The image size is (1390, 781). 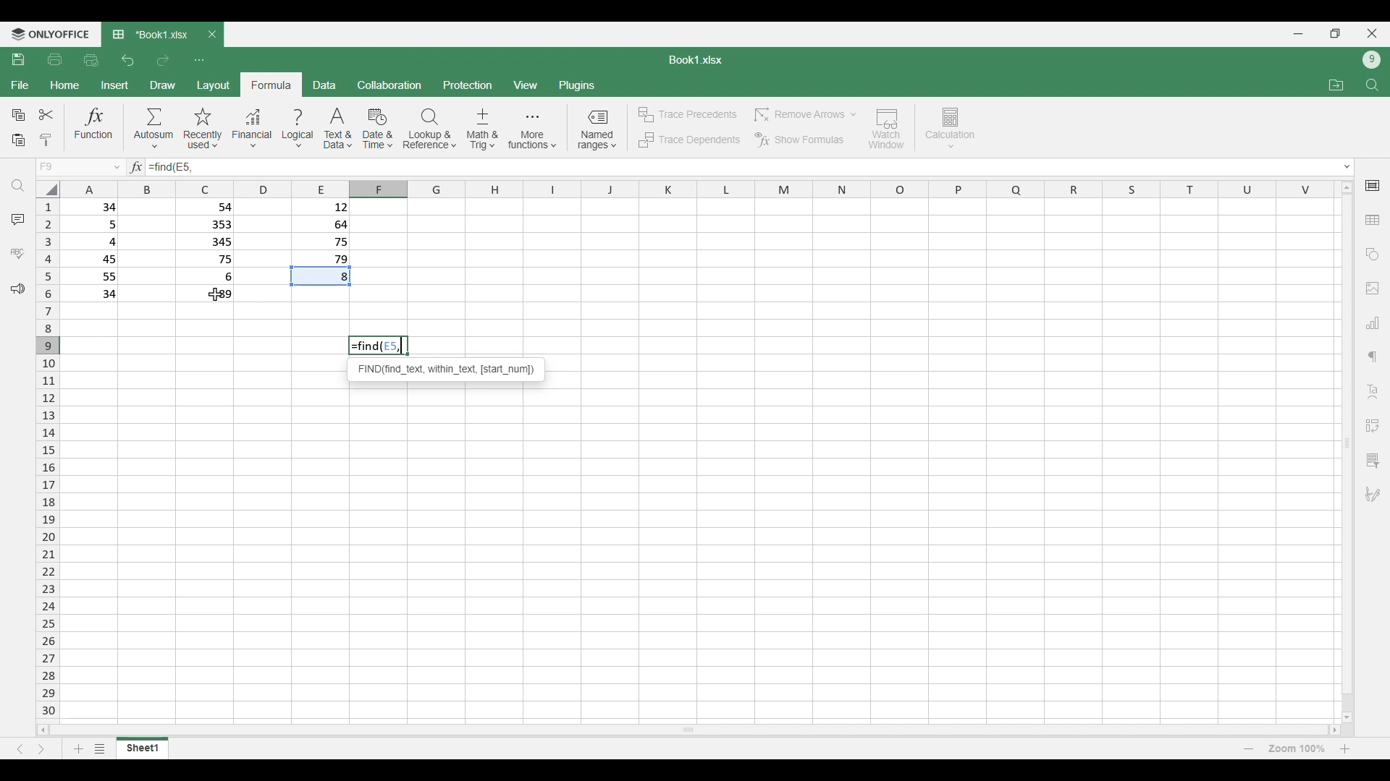 I want to click on Selected cell number, so click(x=393, y=346).